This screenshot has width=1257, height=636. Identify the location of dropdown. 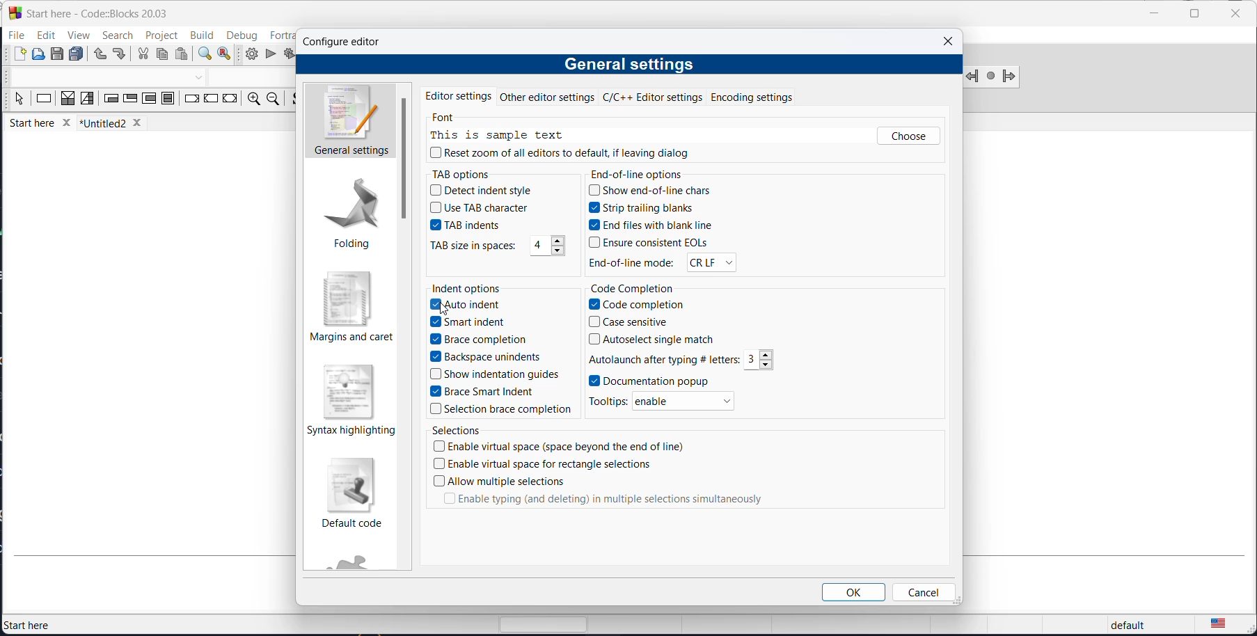
(199, 79).